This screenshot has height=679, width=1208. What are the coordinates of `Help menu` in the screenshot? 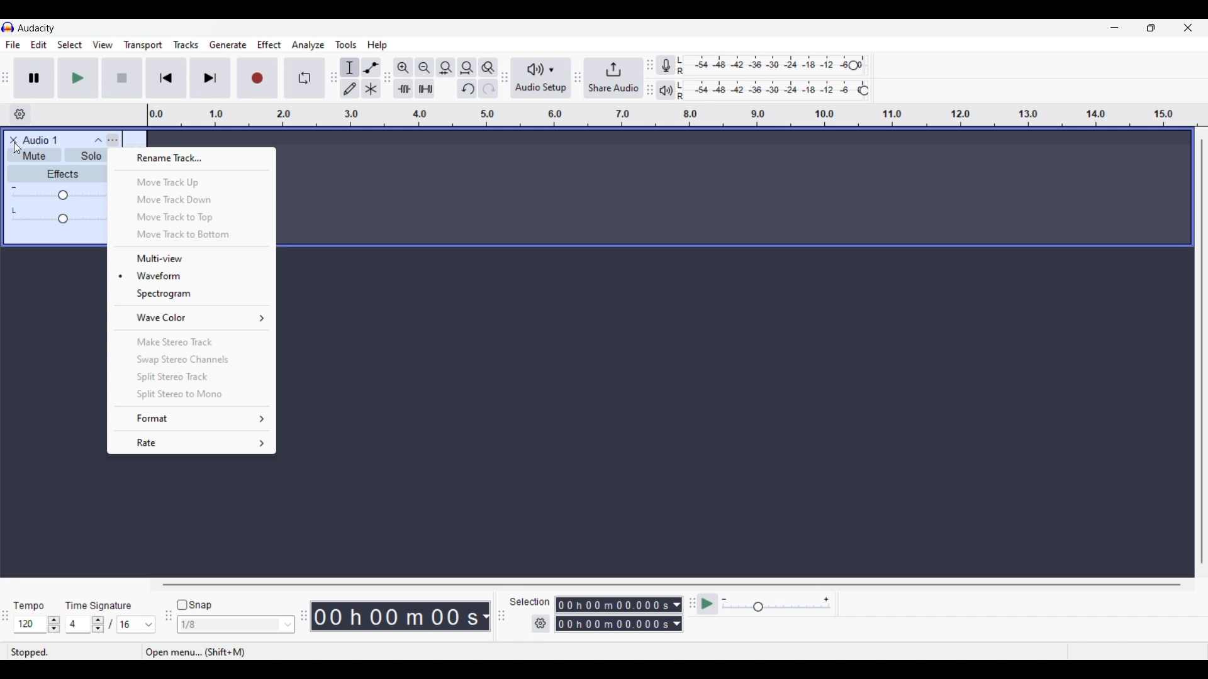 It's located at (377, 45).